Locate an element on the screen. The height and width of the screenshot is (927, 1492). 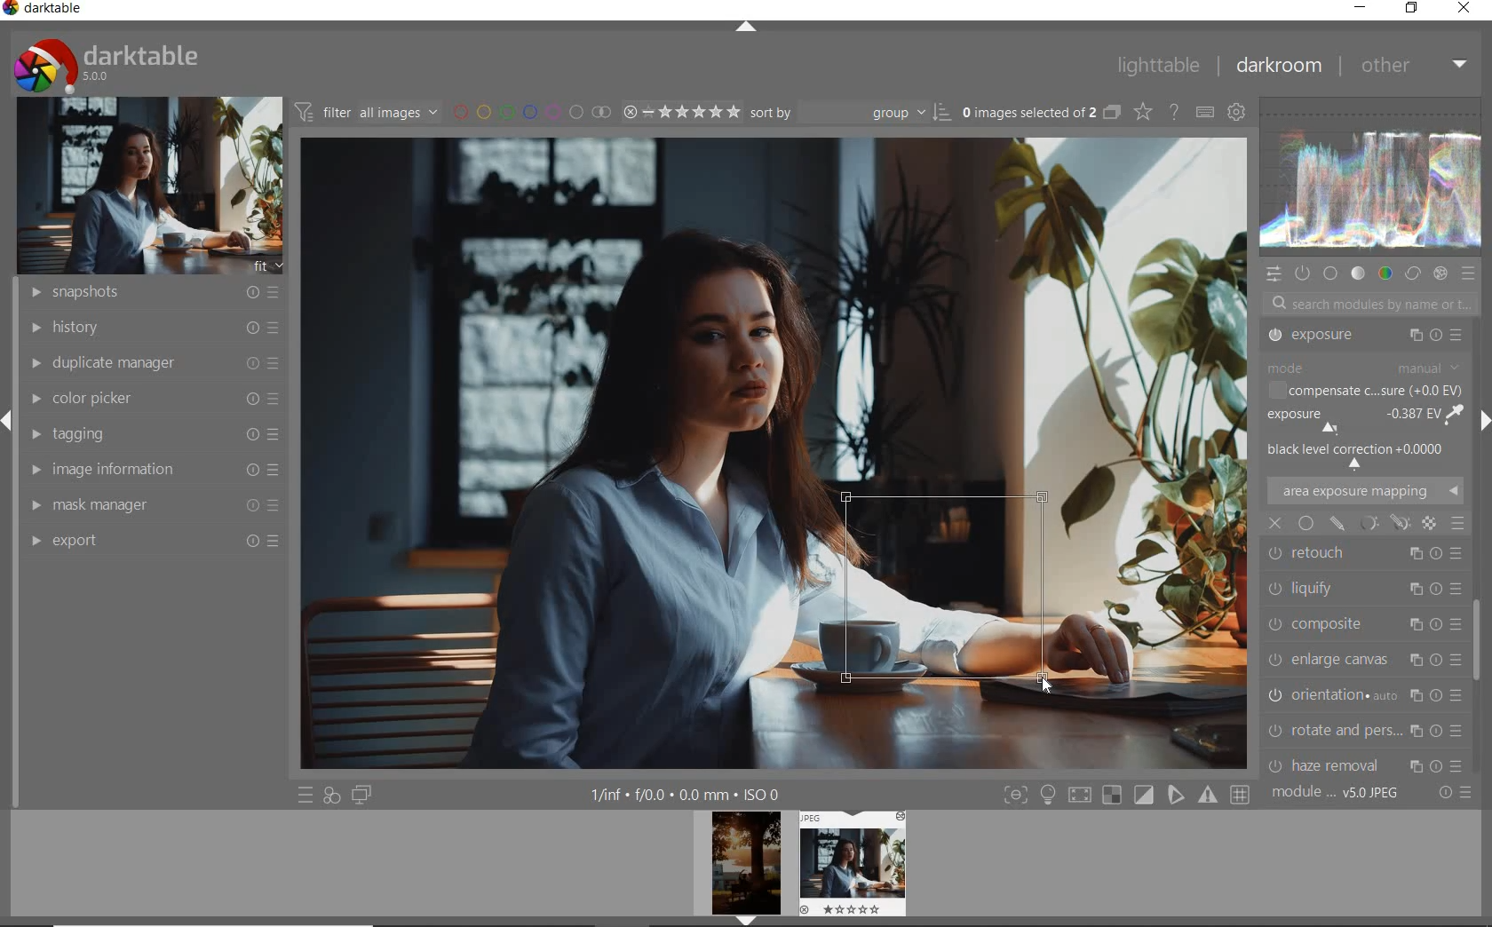
SCROLLBAR is located at coordinates (1480, 649).